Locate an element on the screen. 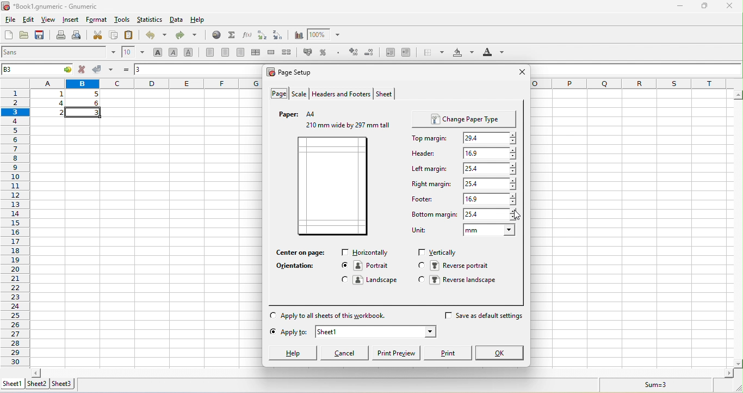 The height and width of the screenshot is (393, 743). sum is located at coordinates (232, 35).